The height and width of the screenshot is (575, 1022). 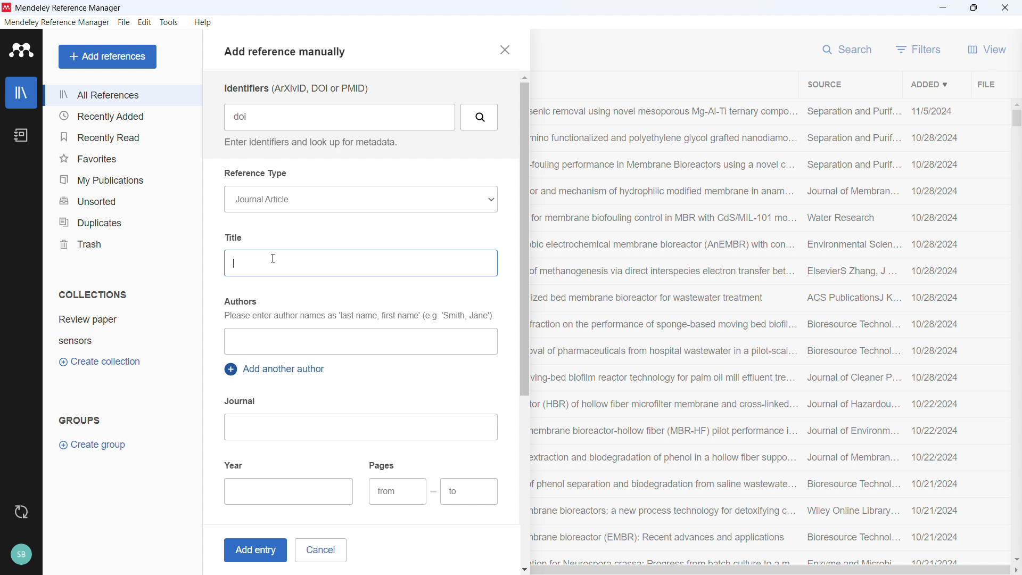 I want to click on Scroll right , so click(x=1016, y=571).